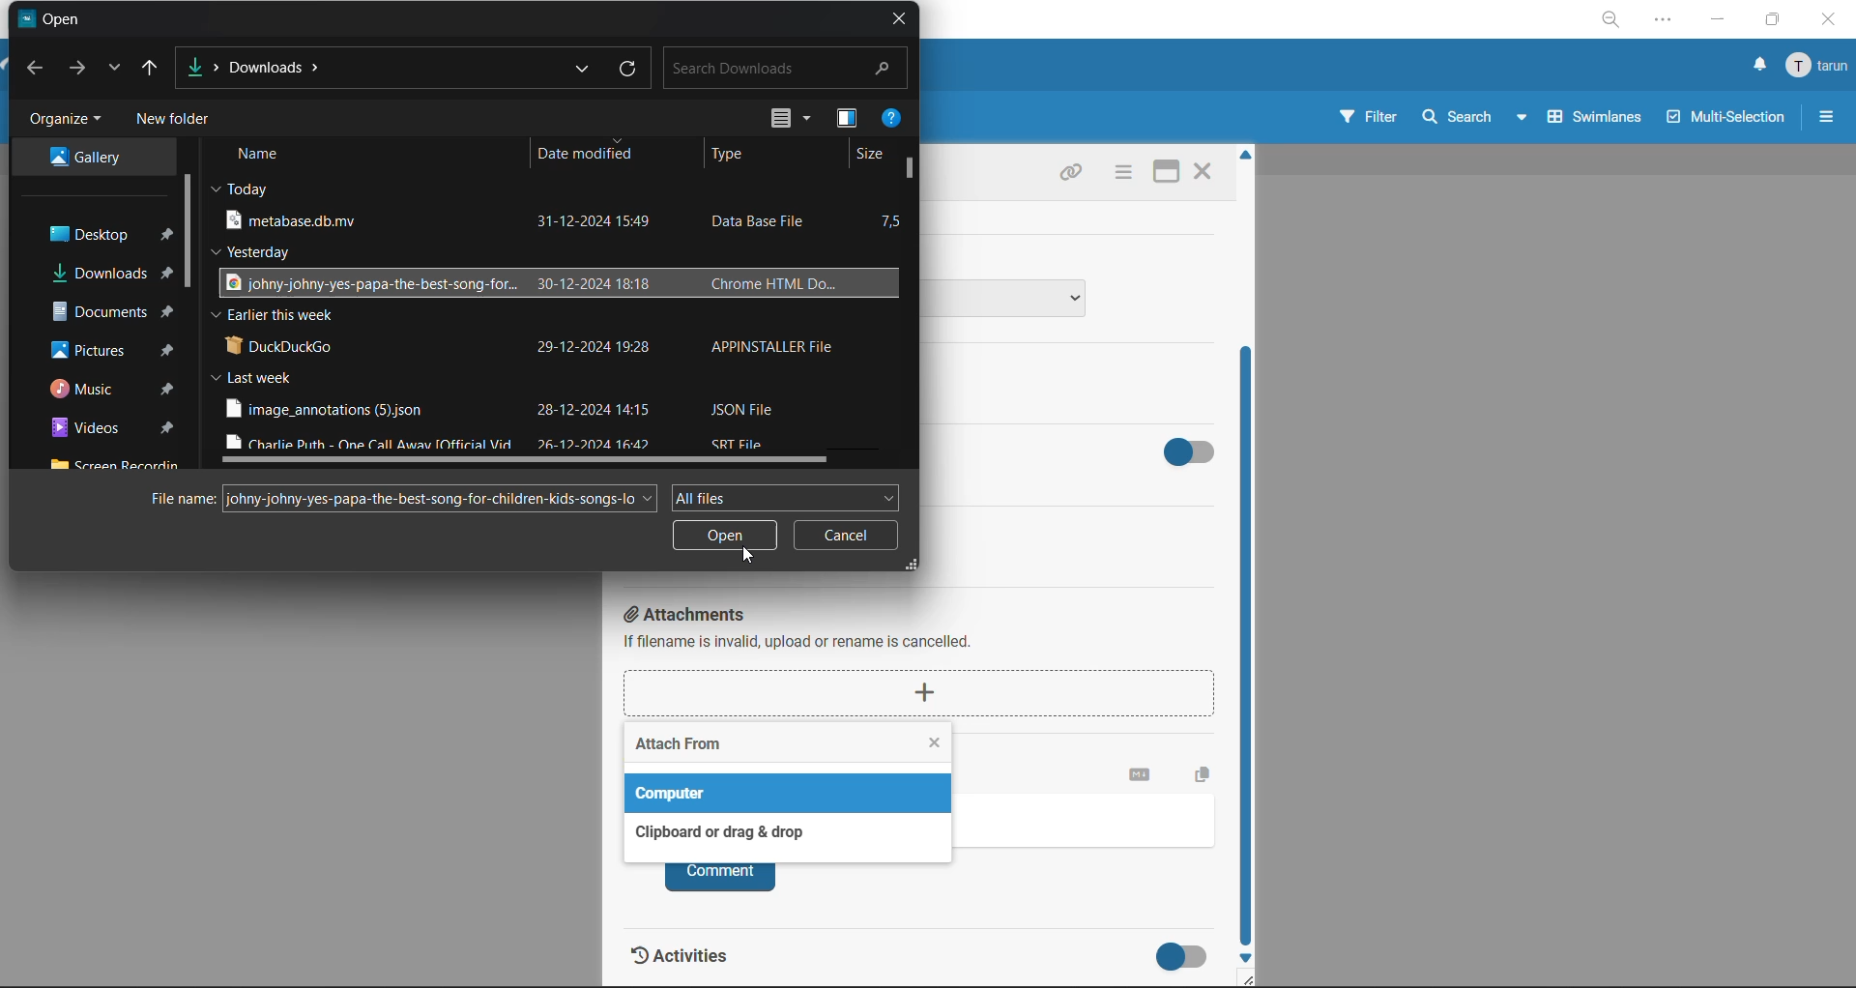  Describe the element at coordinates (1666, 23) in the screenshot. I see `settings` at that location.